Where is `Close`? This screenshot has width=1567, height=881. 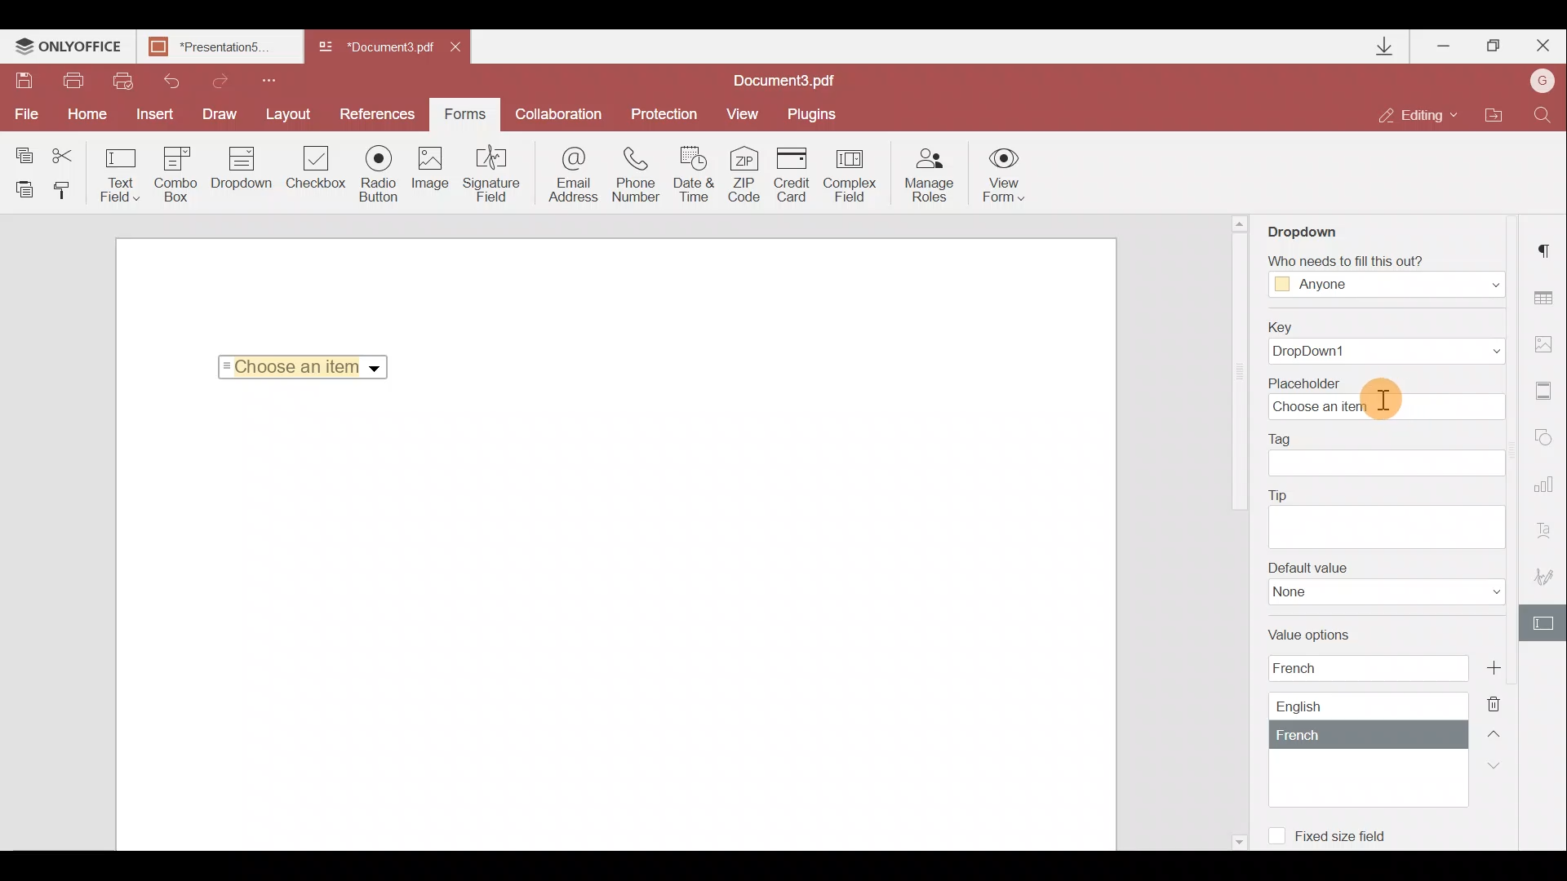
Close is located at coordinates (1542, 42).